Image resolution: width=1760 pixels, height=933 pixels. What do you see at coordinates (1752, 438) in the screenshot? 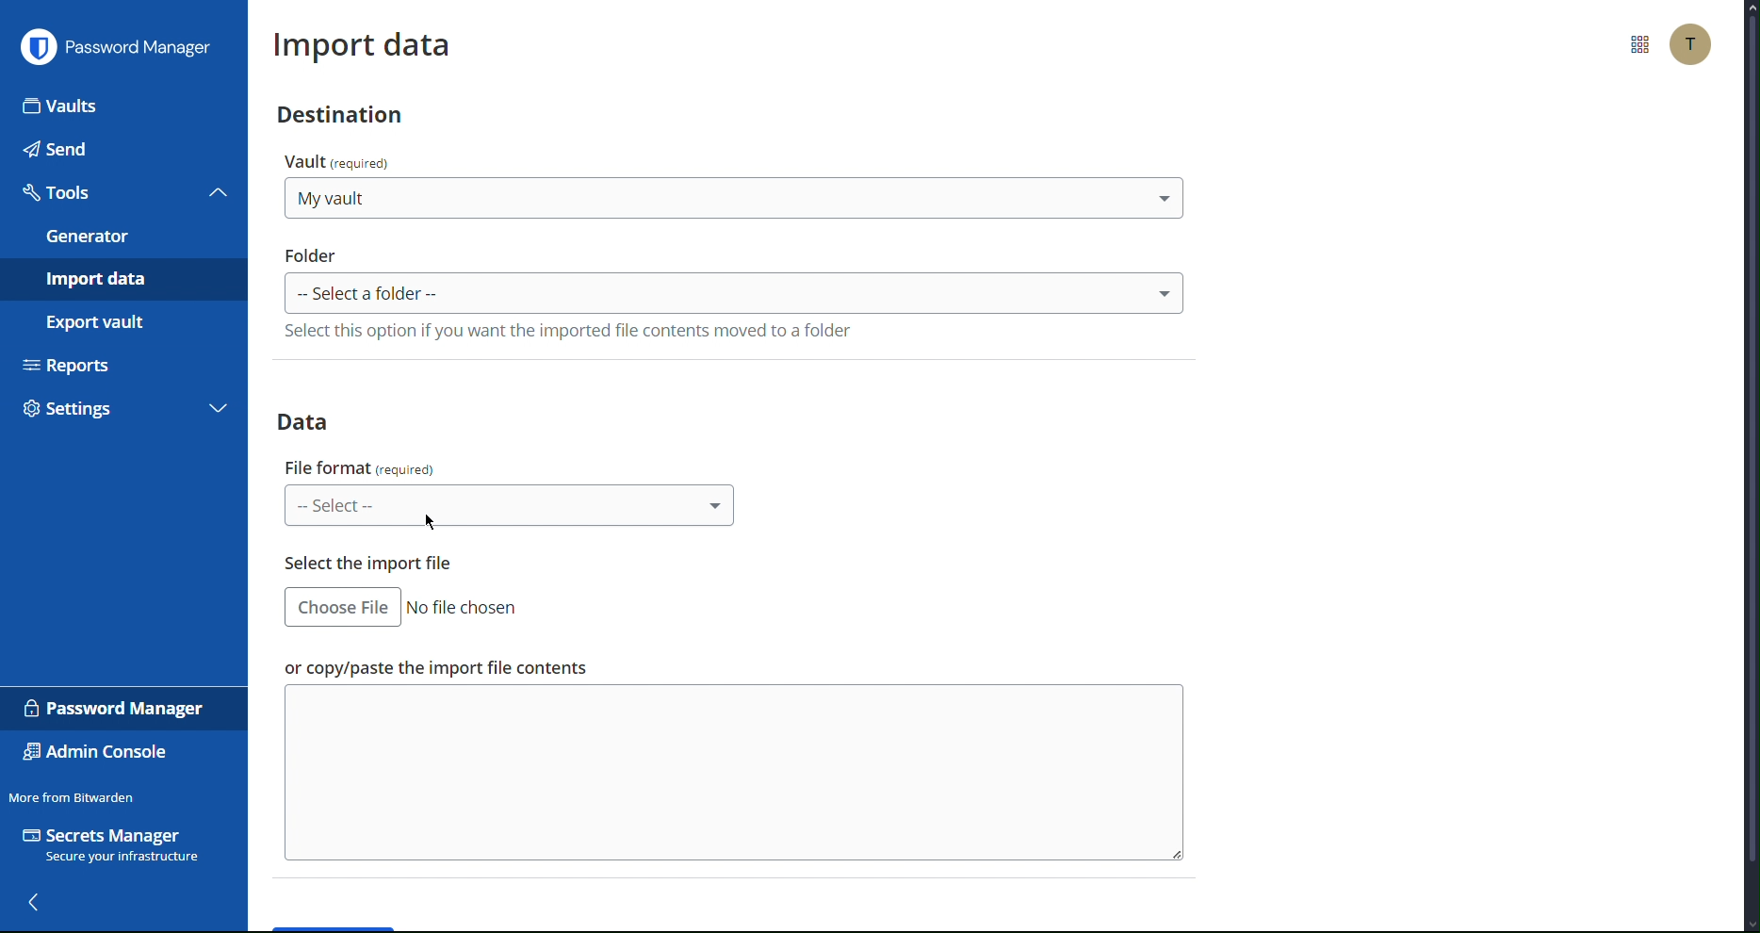
I see `scrollbar` at bounding box center [1752, 438].